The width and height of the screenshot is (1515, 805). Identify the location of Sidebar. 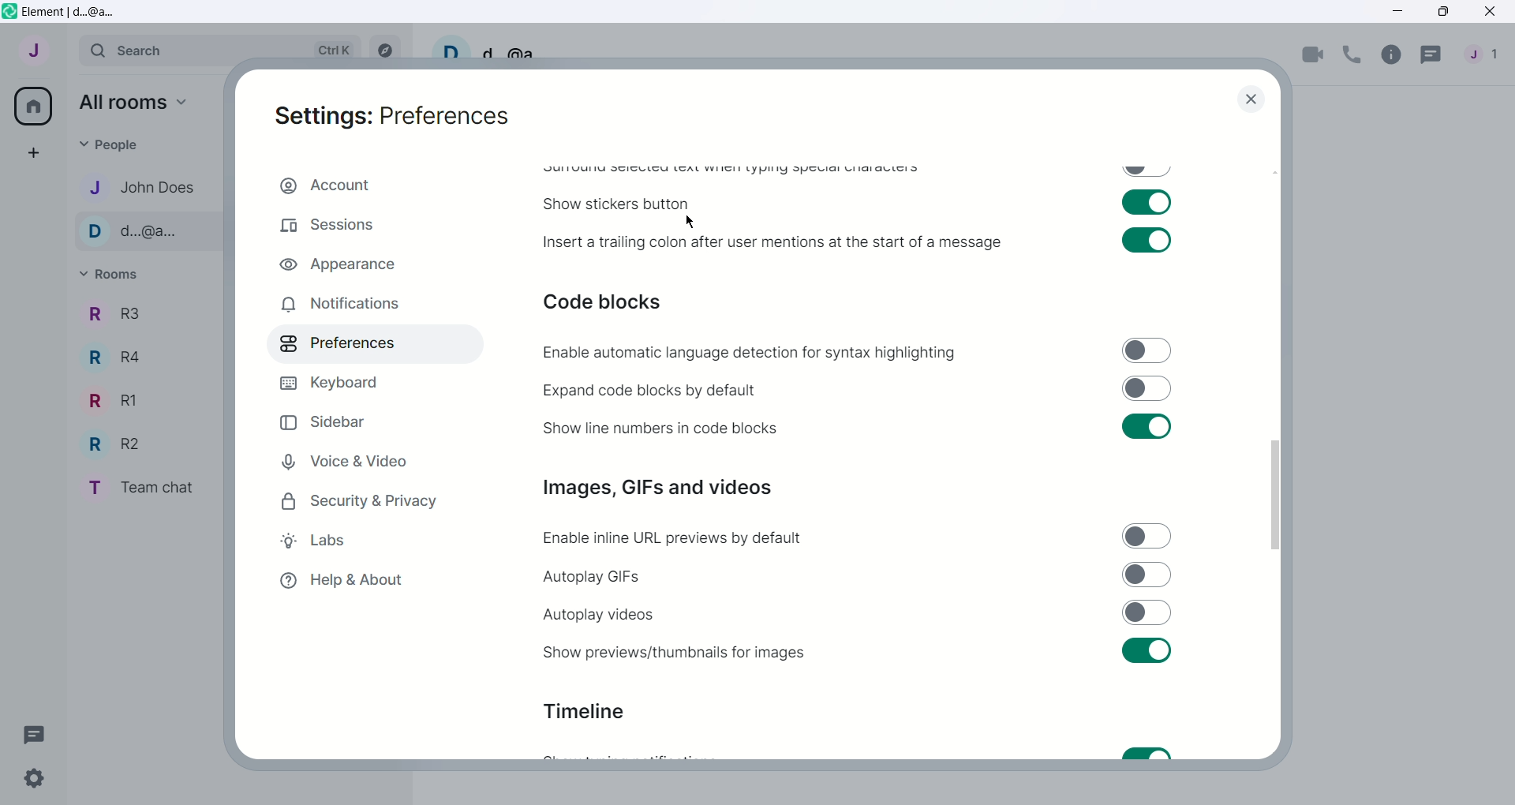
(350, 421).